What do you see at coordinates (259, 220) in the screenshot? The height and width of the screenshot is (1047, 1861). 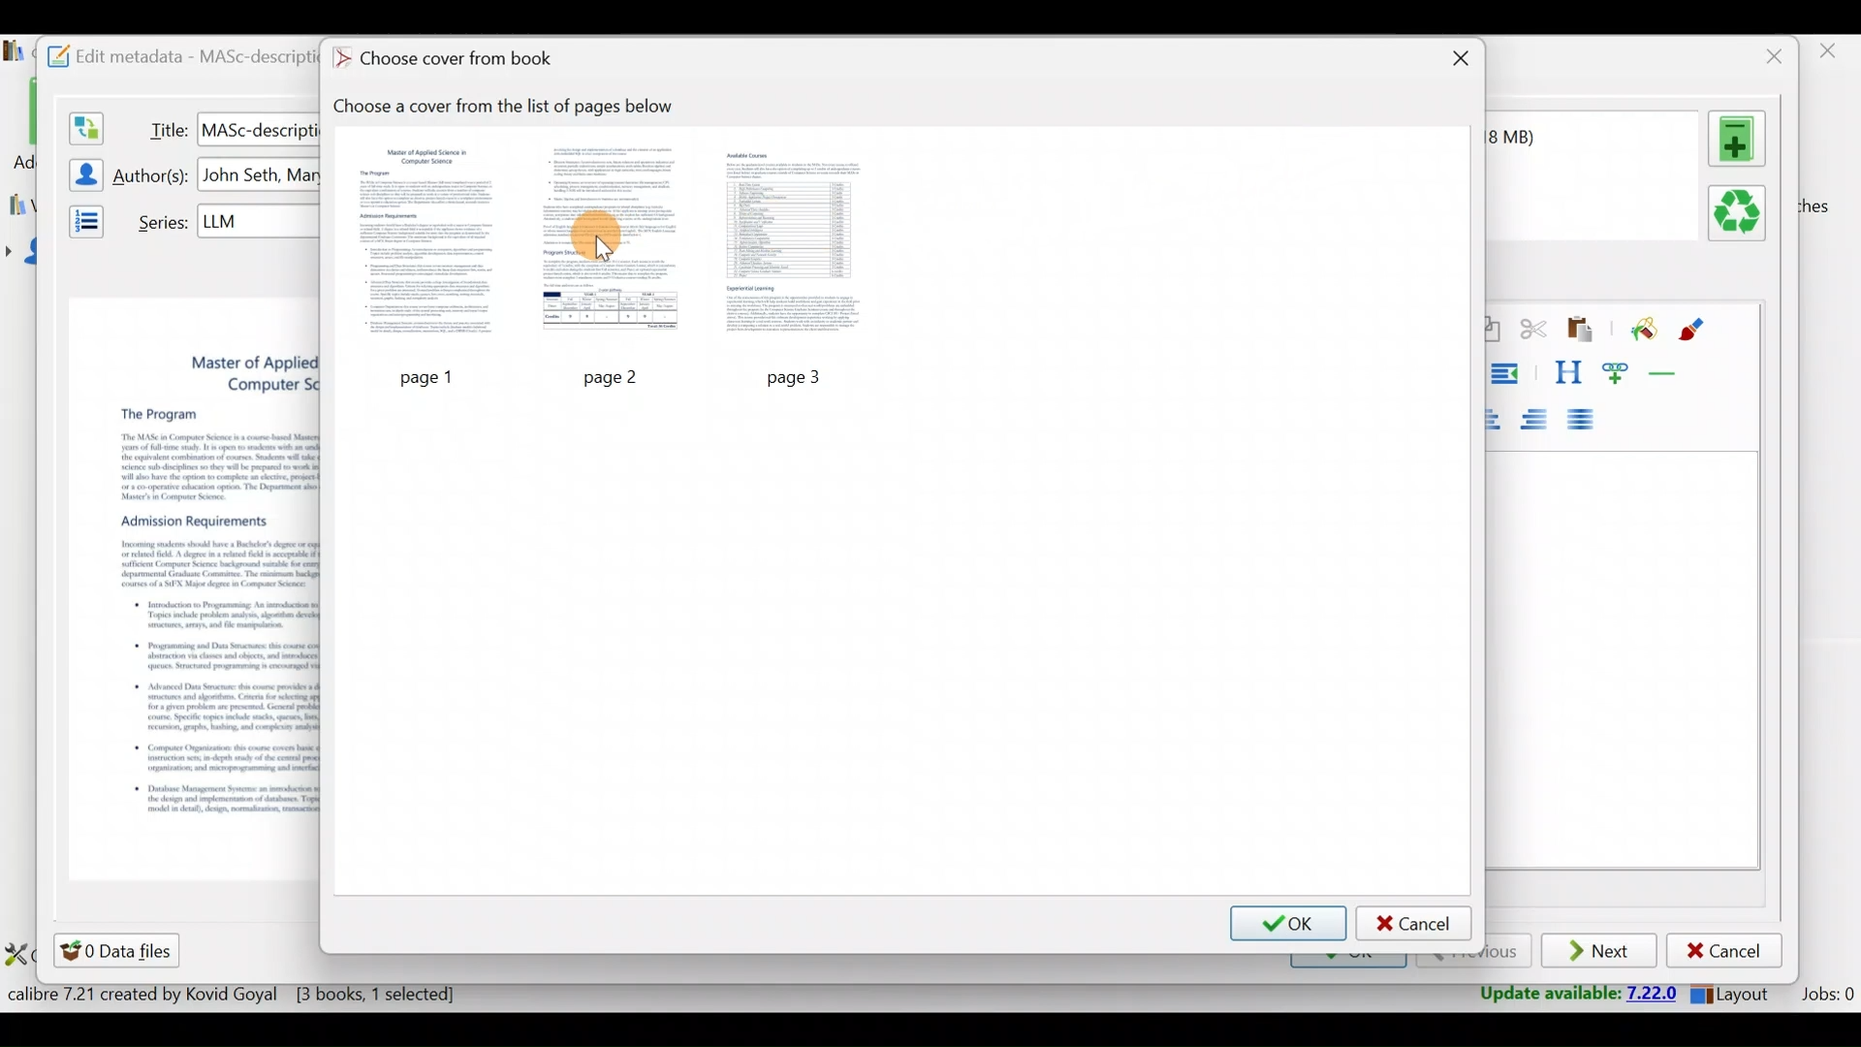 I see `` at bounding box center [259, 220].